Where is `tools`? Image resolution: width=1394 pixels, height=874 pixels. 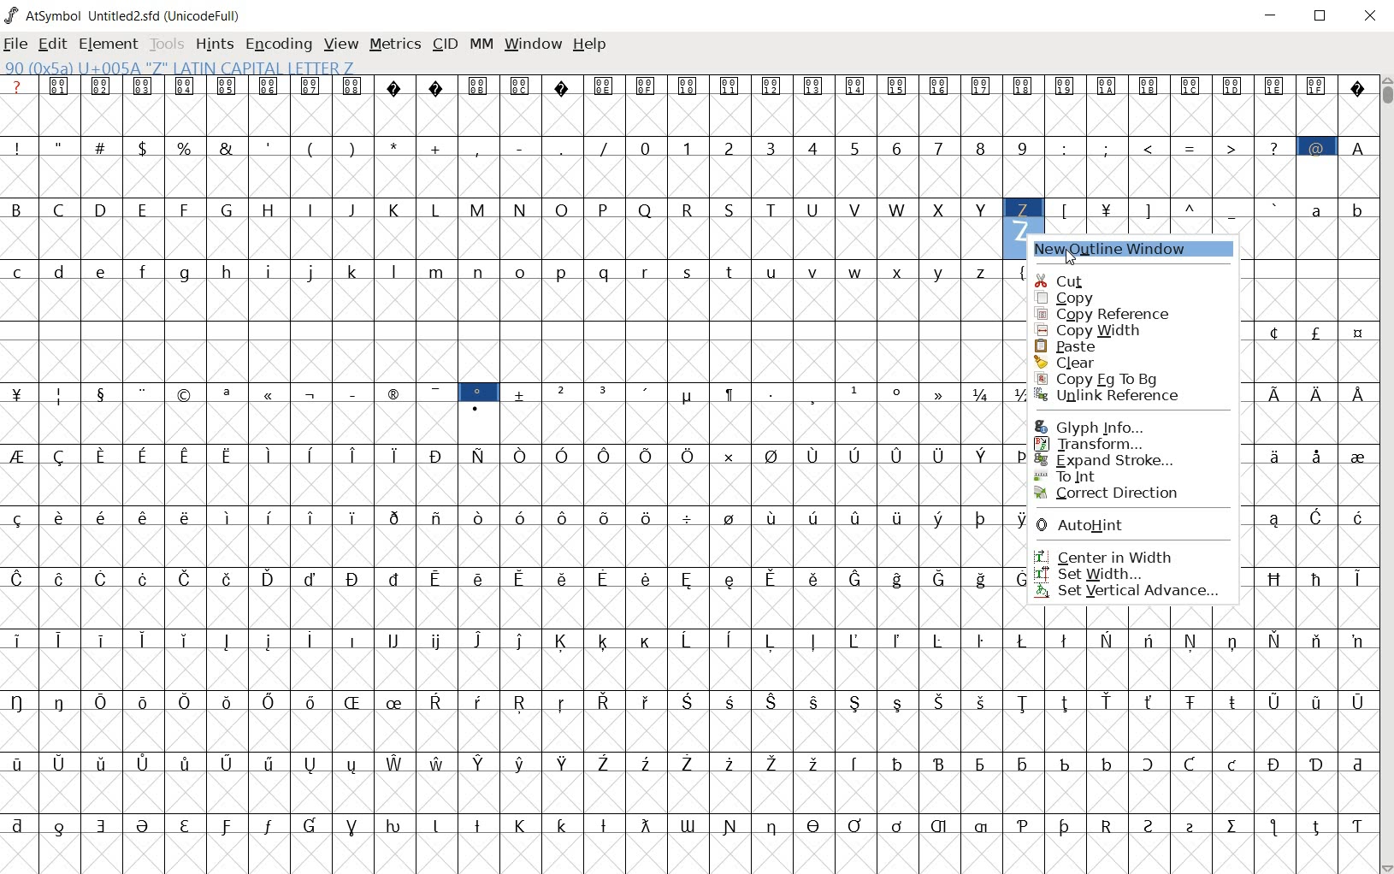 tools is located at coordinates (168, 43).